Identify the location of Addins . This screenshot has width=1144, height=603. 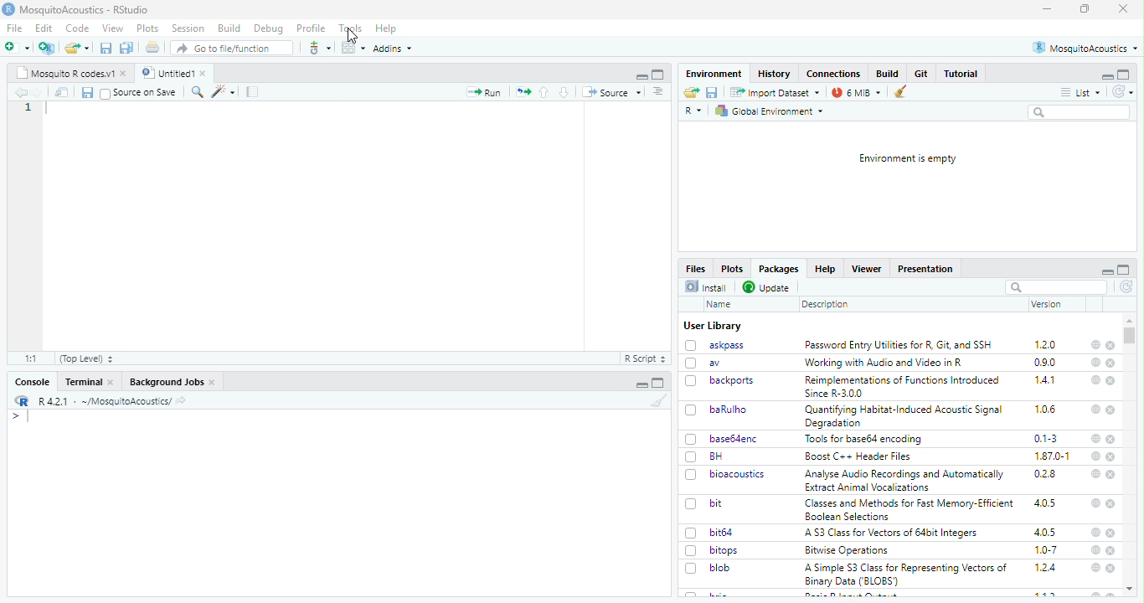
(392, 49).